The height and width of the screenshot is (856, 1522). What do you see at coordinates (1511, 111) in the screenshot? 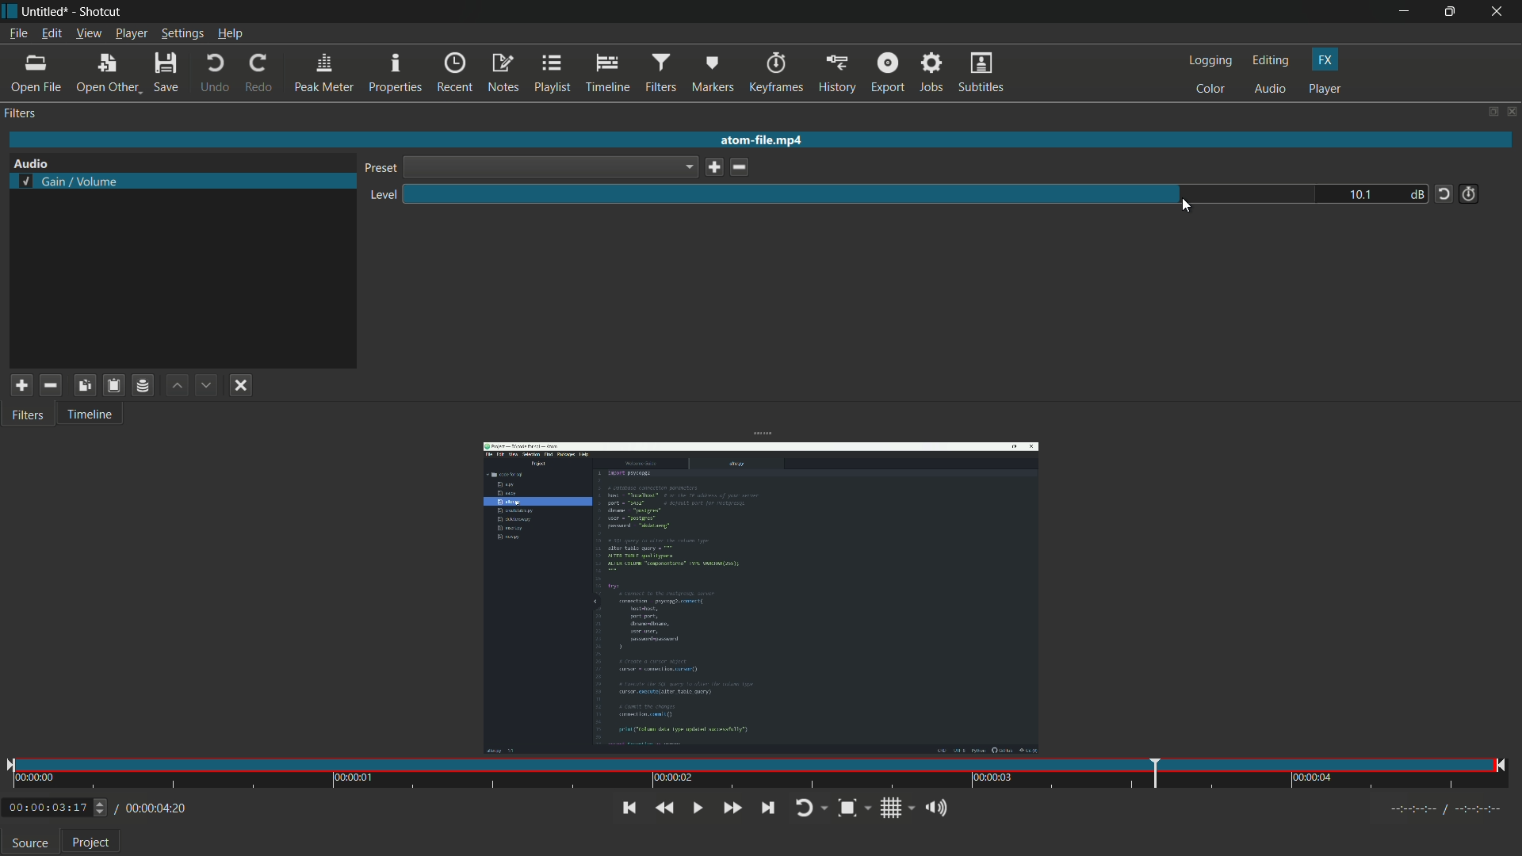
I see `close panel` at bounding box center [1511, 111].